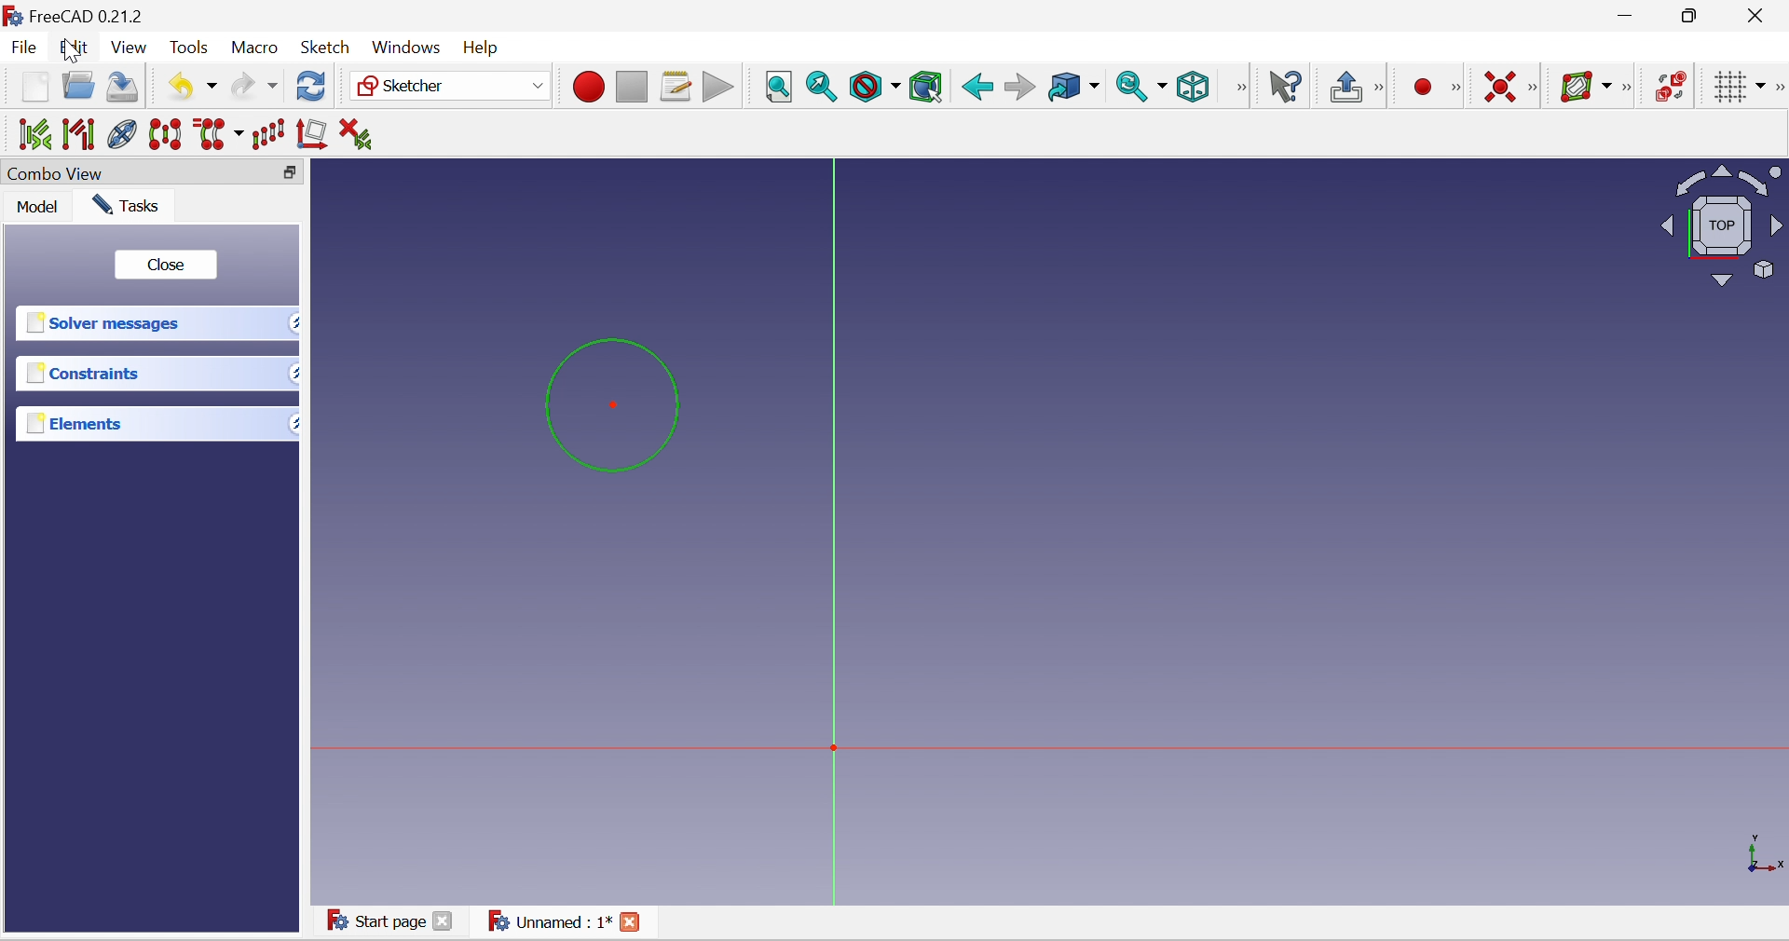 The width and height of the screenshot is (1789, 941). What do you see at coordinates (609, 405) in the screenshot?
I see `Circle` at bounding box center [609, 405].